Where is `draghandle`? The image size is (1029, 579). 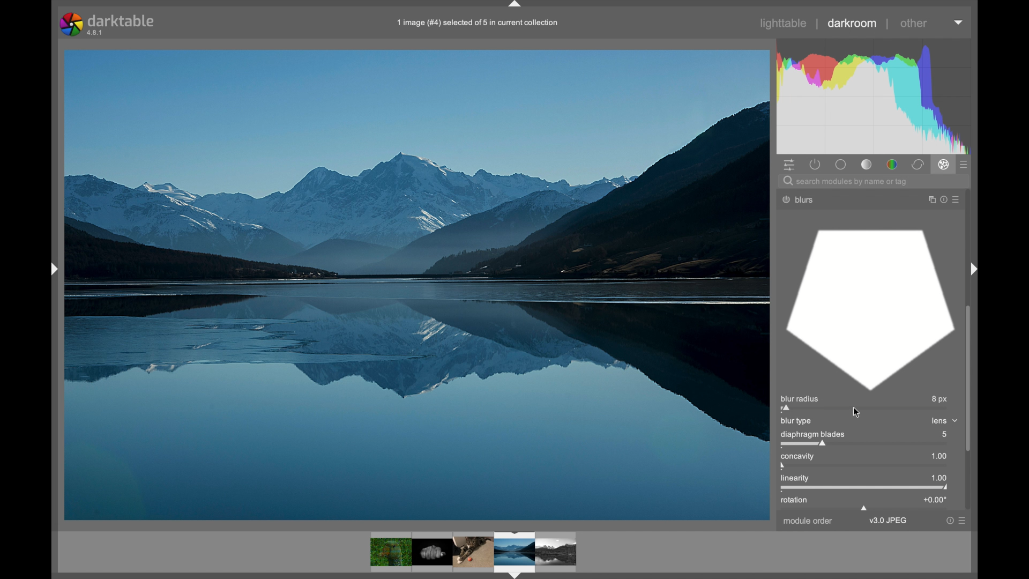
draghandle is located at coordinates (864, 508).